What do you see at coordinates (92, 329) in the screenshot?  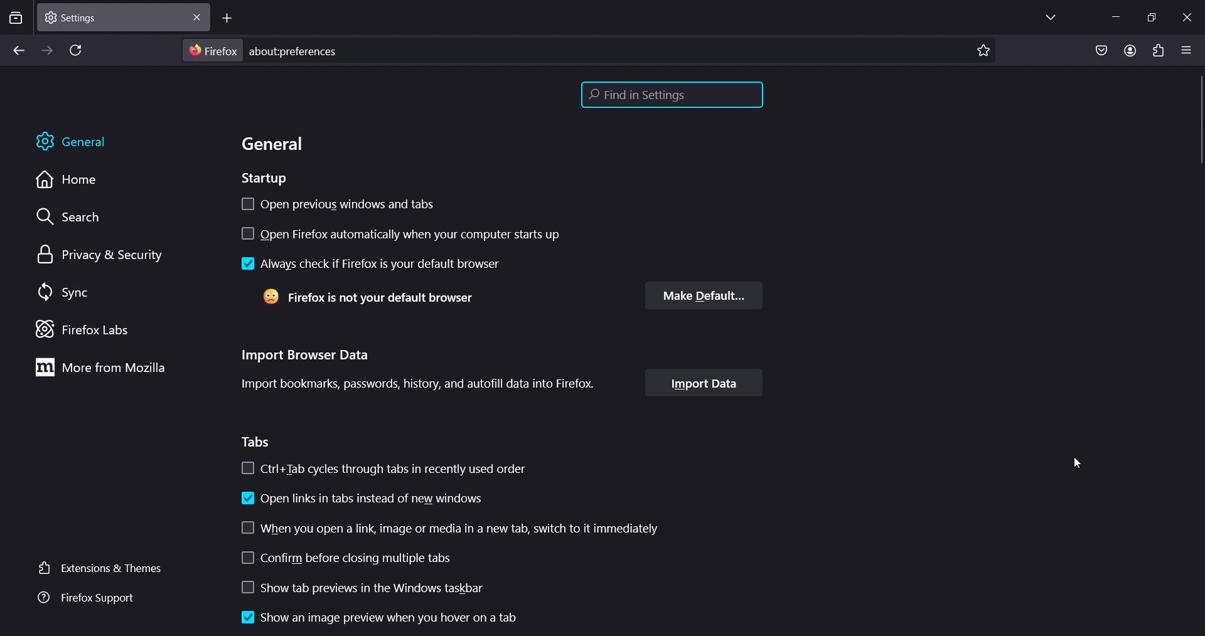 I see `firefox labs` at bounding box center [92, 329].